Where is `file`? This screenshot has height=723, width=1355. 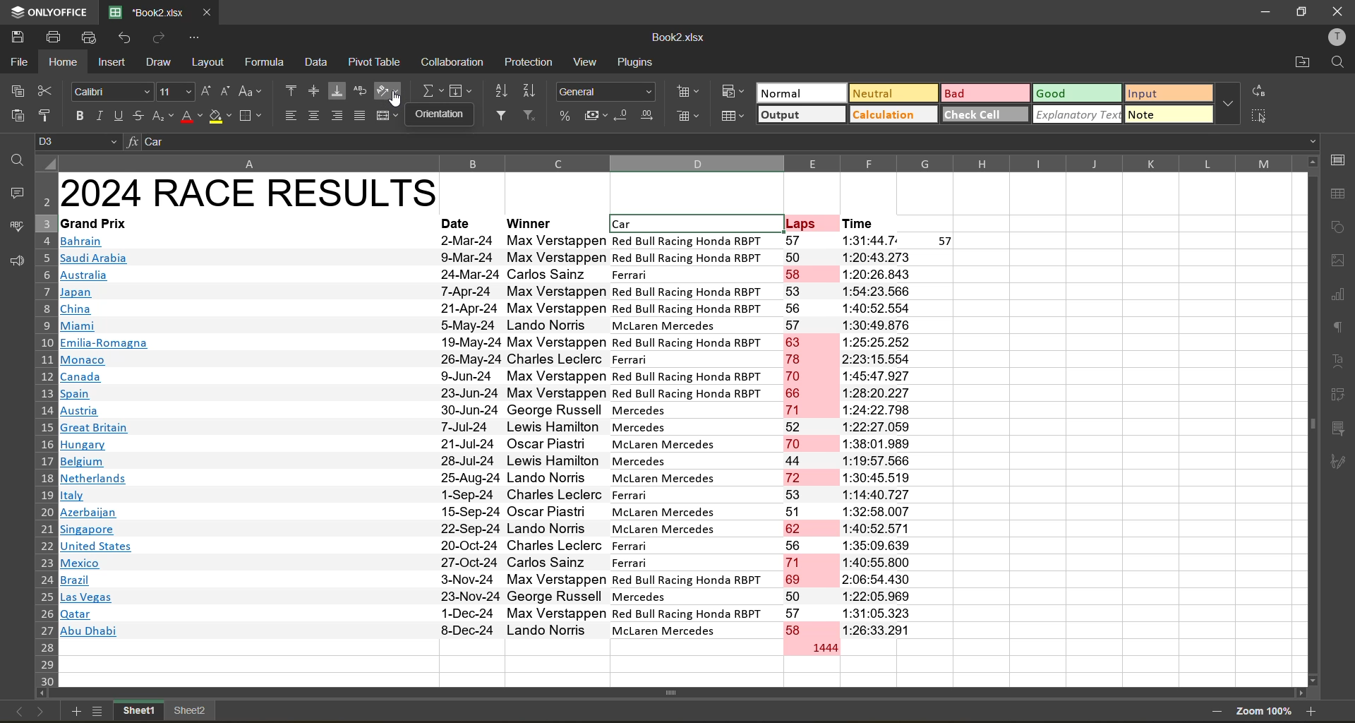 file is located at coordinates (17, 61).